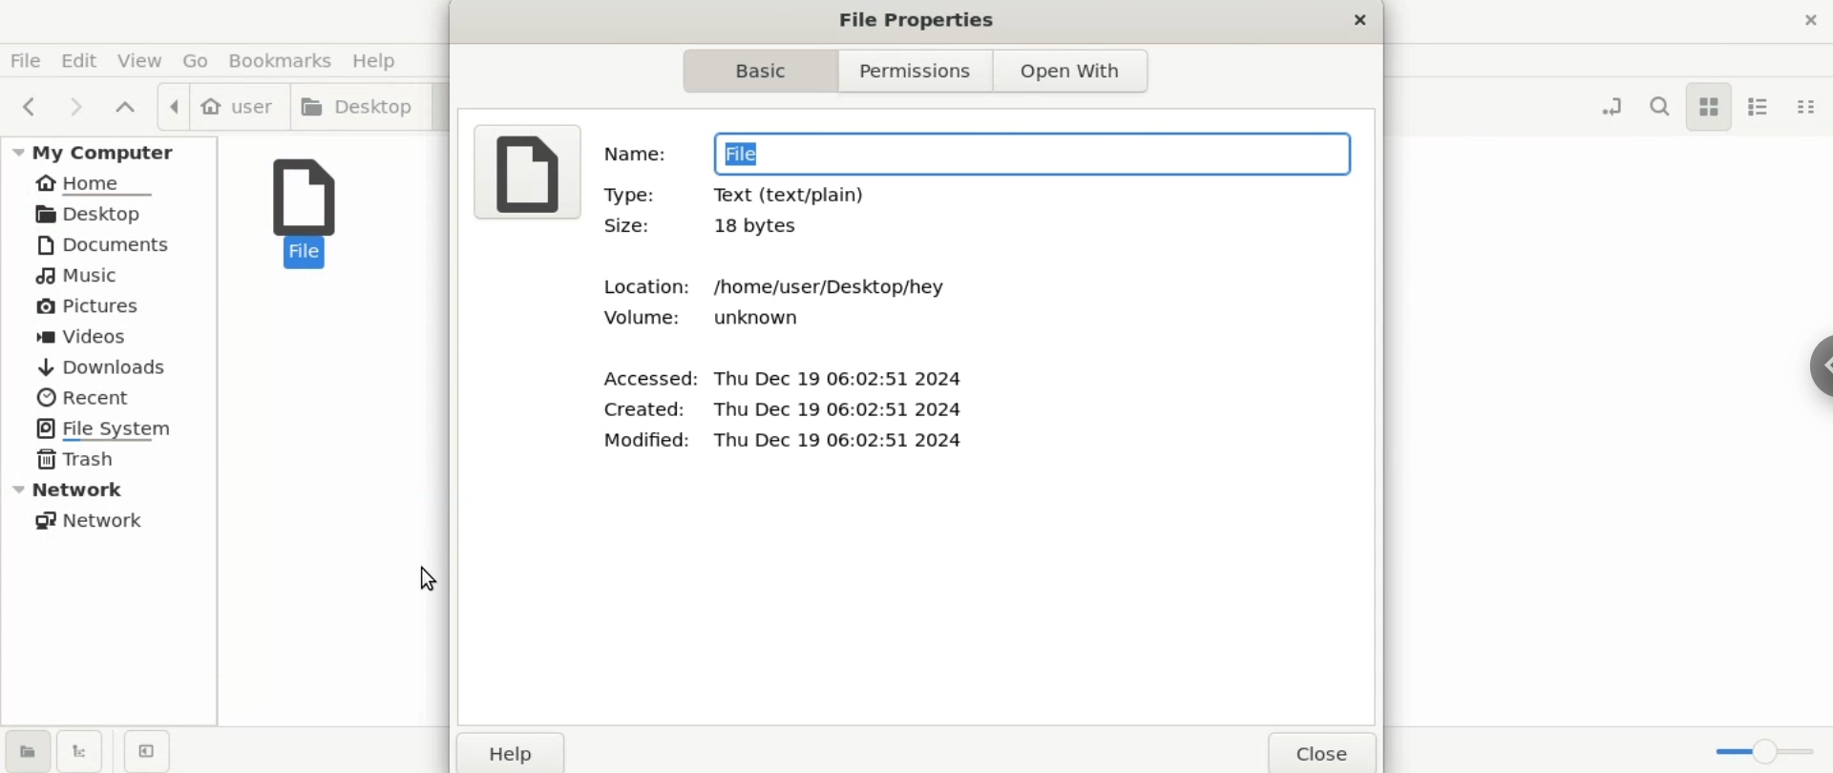  What do you see at coordinates (25, 752) in the screenshot?
I see `show places` at bounding box center [25, 752].